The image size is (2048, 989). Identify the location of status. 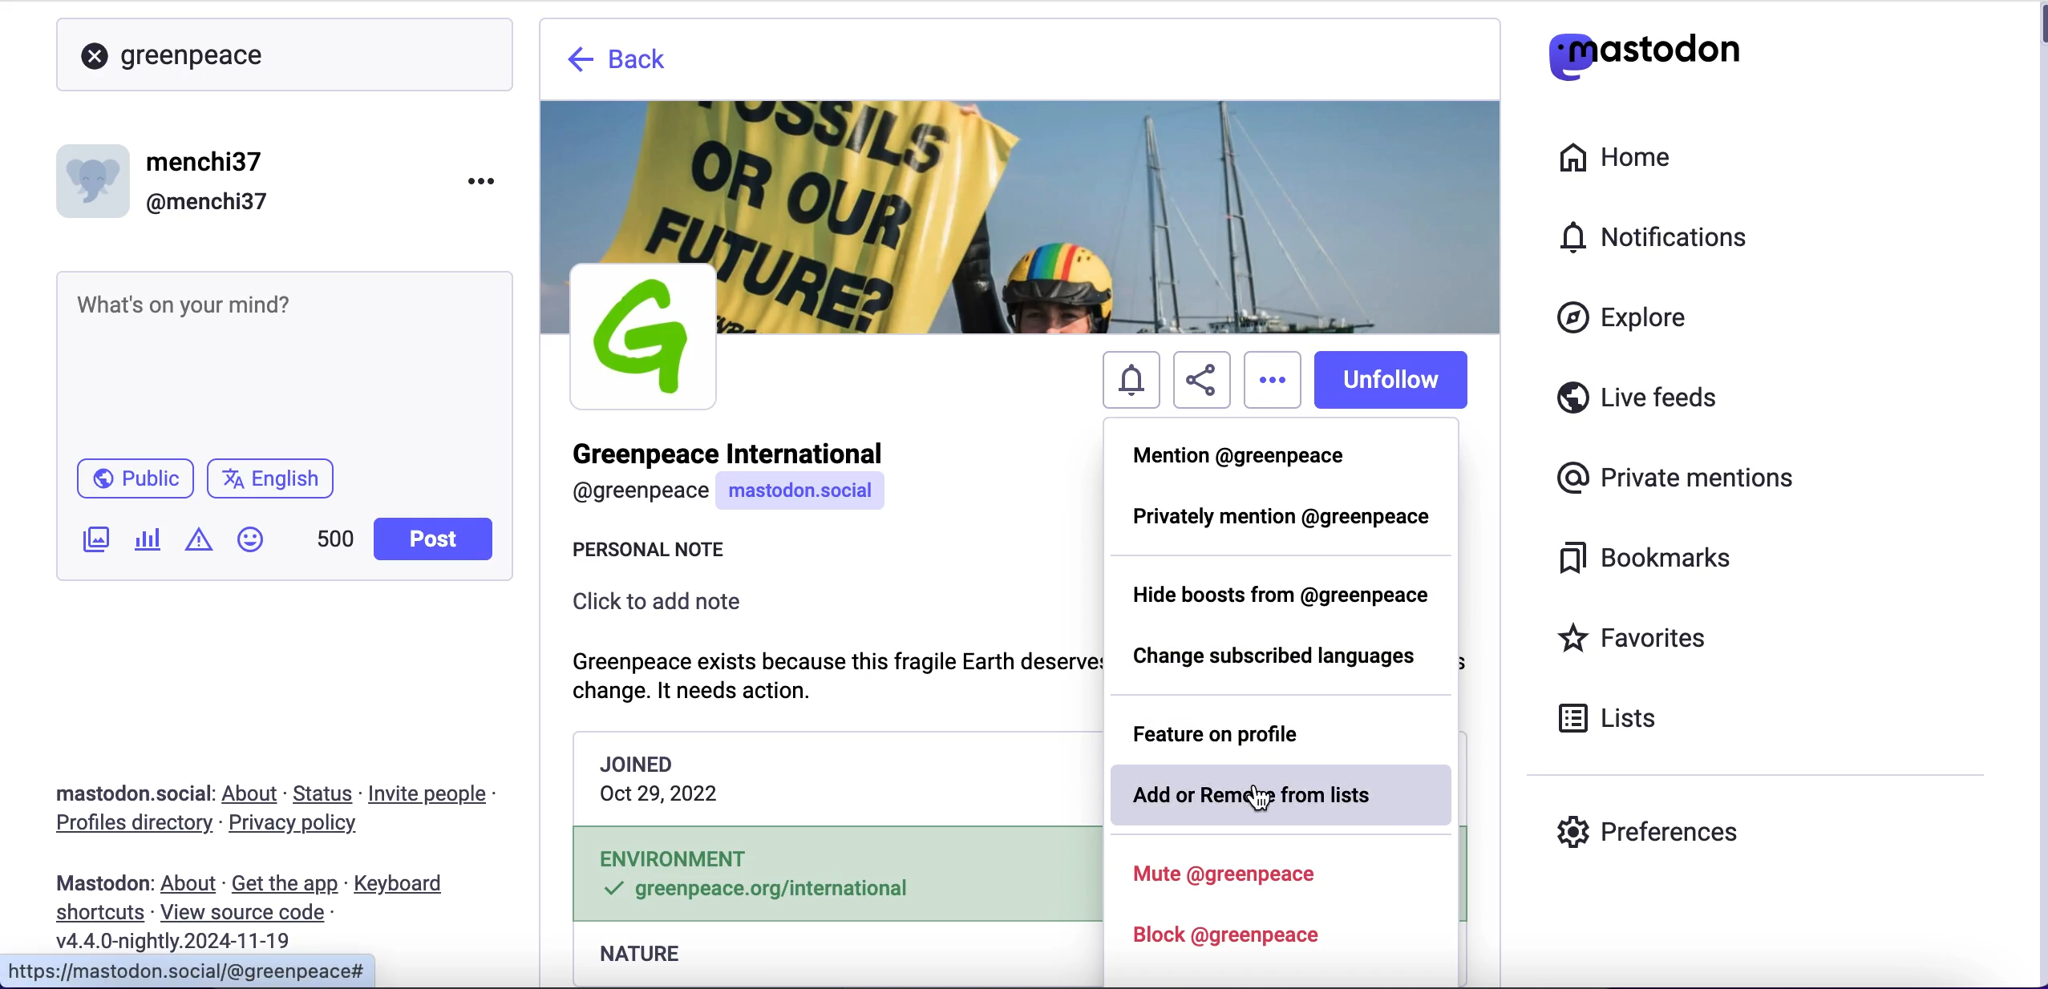
(325, 793).